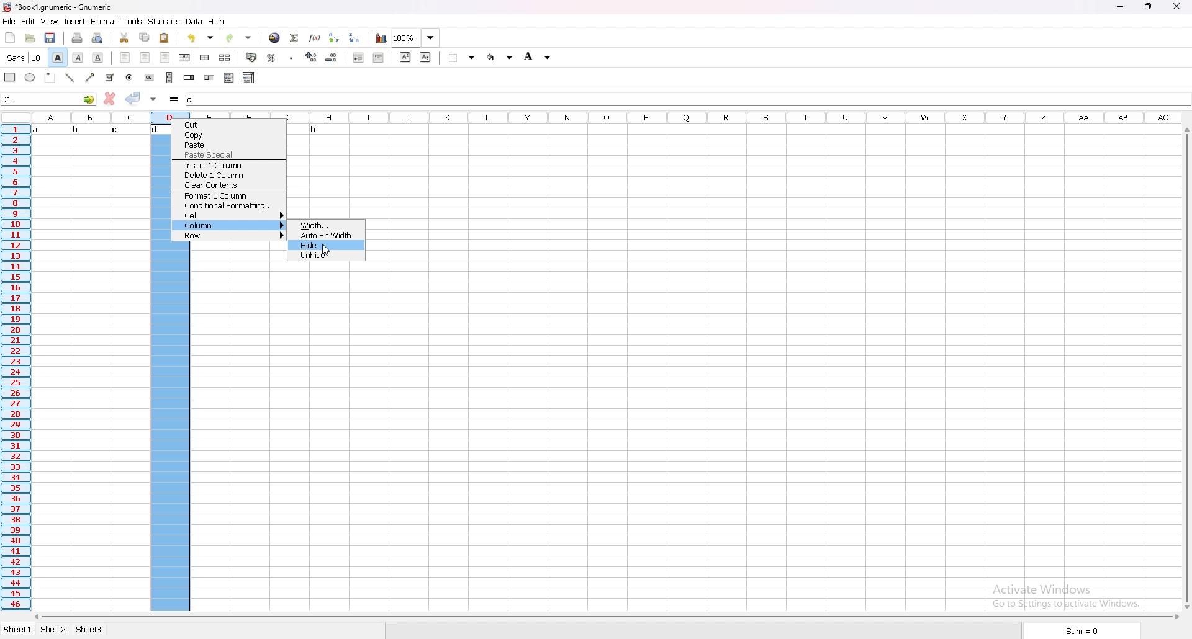 The height and width of the screenshot is (639, 1192). Describe the element at coordinates (71, 78) in the screenshot. I see `line` at that location.